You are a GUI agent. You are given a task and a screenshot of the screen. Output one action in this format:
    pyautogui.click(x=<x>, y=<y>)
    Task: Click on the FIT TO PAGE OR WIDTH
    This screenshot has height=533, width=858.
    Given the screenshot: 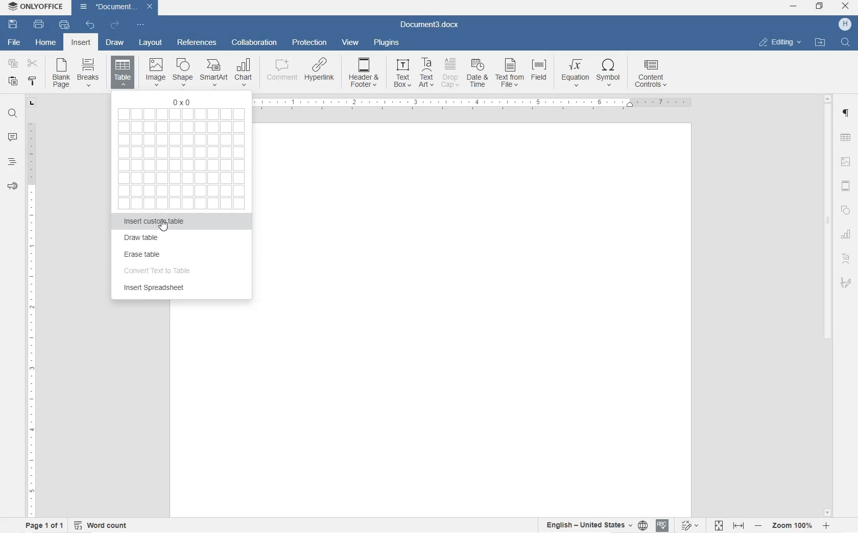 What is the action you would take?
    pyautogui.click(x=729, y=526)
    